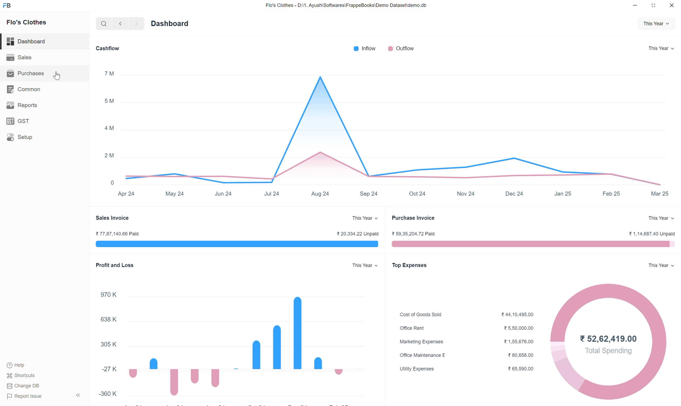 The image size is (681, 406). I want to click on 52,62,419.00 Total Spending, so click(609, 345).